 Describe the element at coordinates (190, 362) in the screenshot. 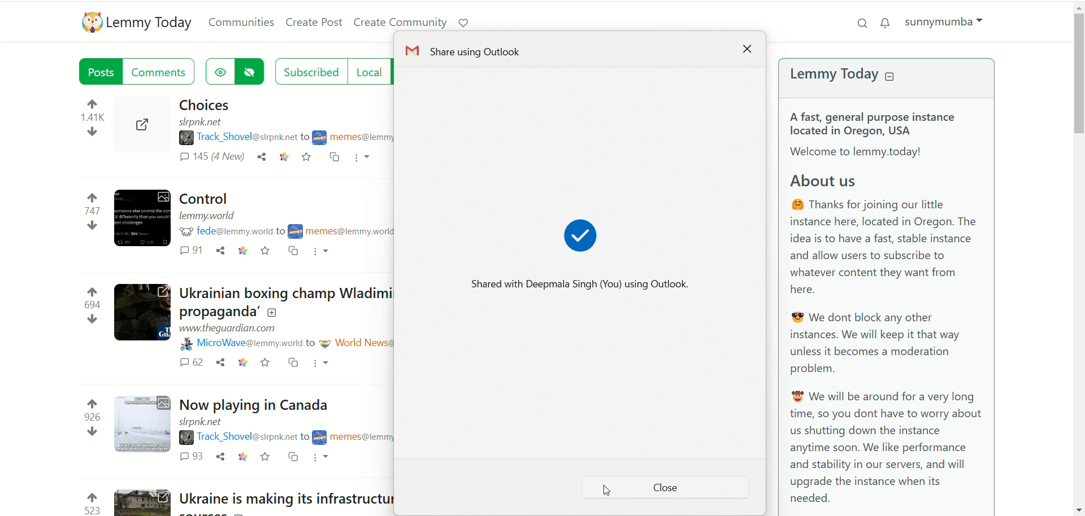

I see `comments` at that location.